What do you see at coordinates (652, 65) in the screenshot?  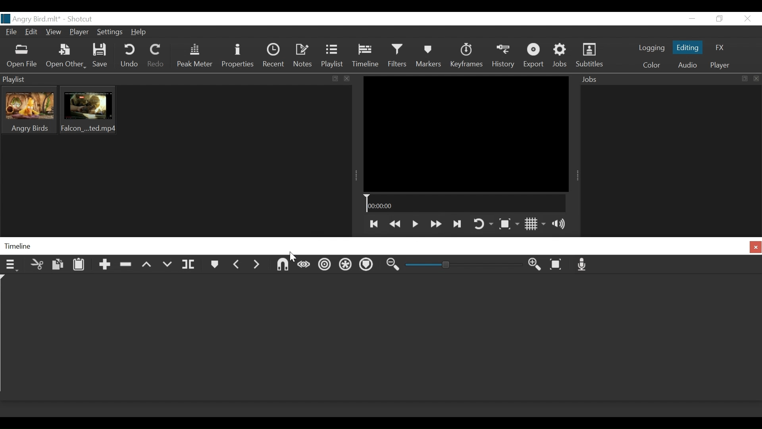 I see `Color` at bounding box center [652, 65].